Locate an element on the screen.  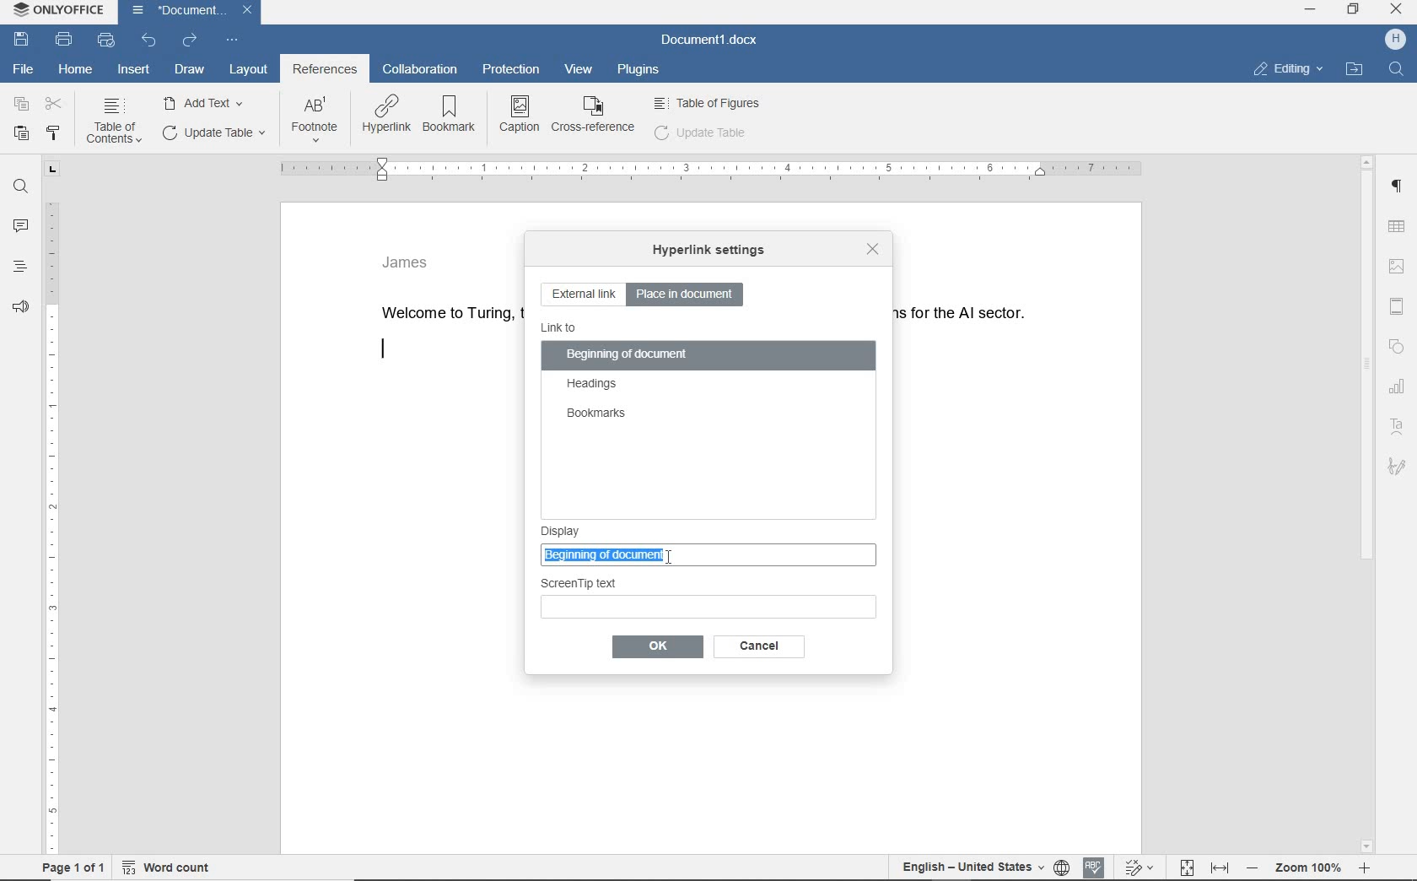
wordcount is located at coordinates (170, 867).